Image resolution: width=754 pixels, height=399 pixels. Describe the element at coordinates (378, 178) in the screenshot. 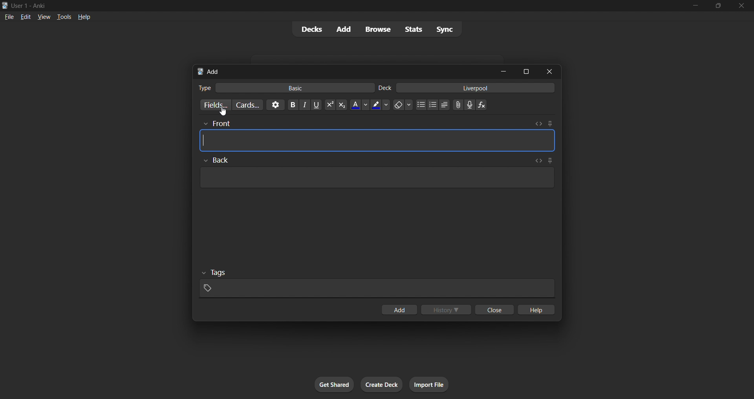

I see `card back input` at that location.